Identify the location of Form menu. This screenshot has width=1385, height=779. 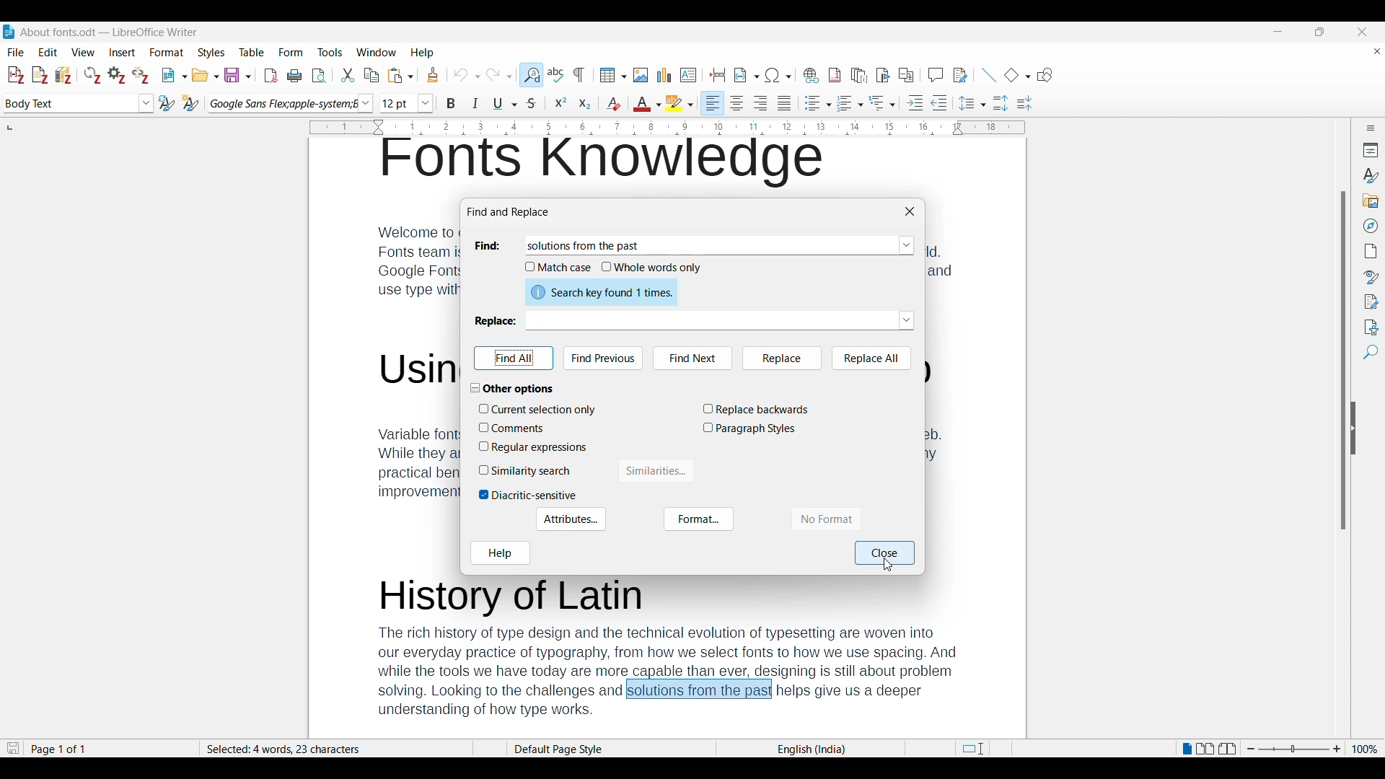
(291, 53).